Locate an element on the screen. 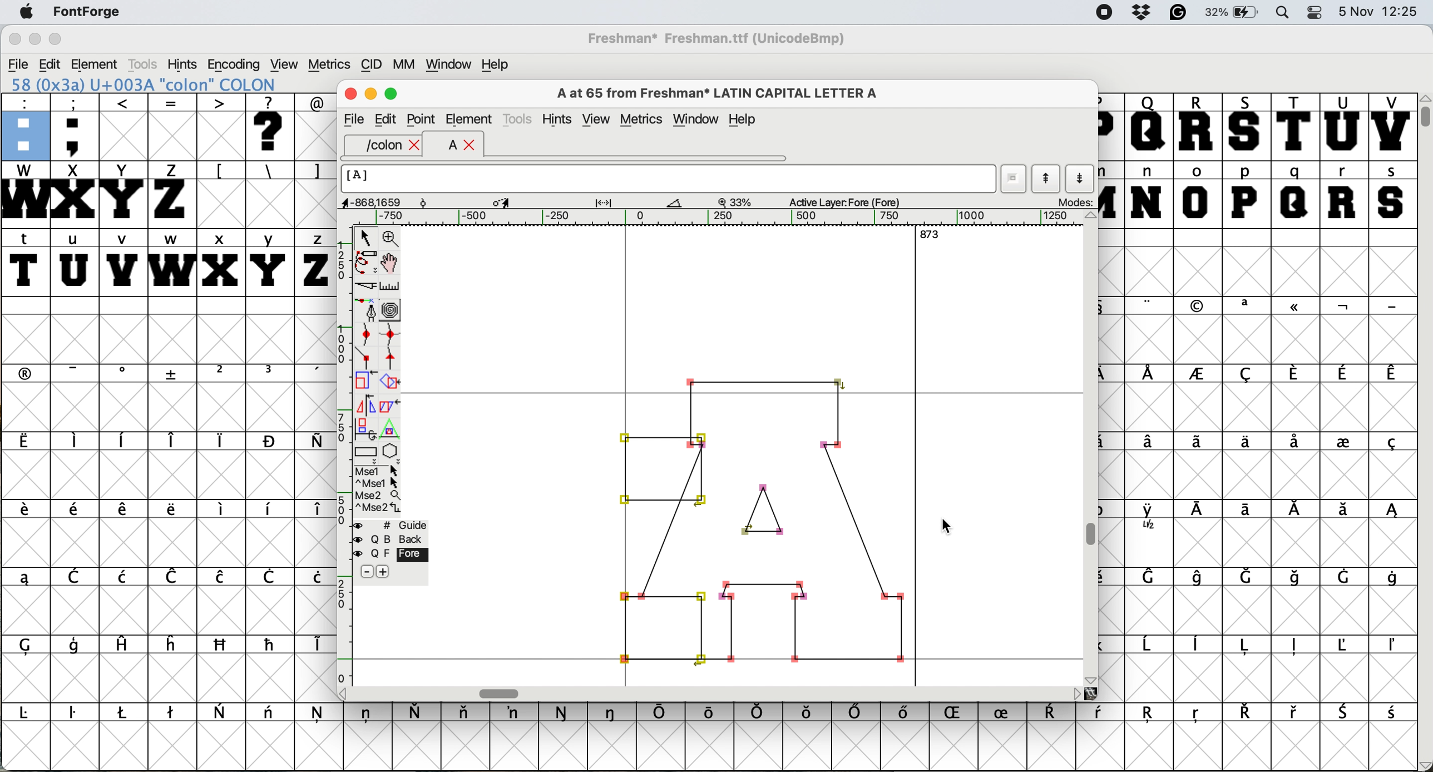 This screenshot has width=1433, height=772. x is located at coordinates (220, 262).